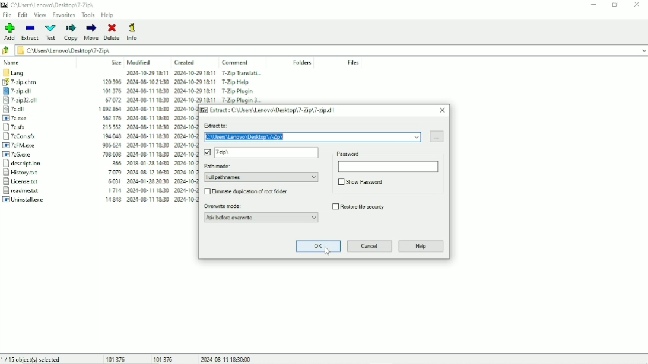 This screenshot has width=648, height=364. What do you see at coordinates (144, 108) in the screenshot?
I see `1092064 2004.08 111830 2024-10-291811 7-Zip Engine` at bounding box center [144, 108].